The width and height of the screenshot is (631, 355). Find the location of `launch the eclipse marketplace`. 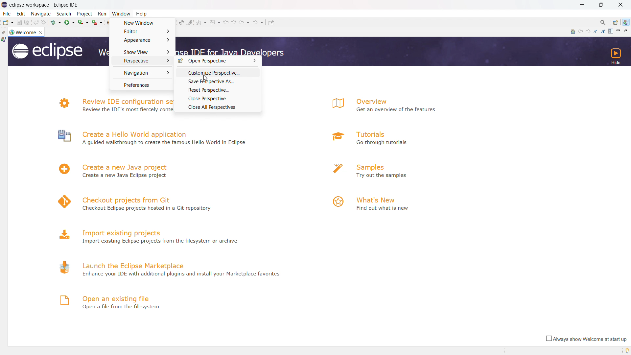

launch the eclipse marketplace is located at coordinates (133, 264).